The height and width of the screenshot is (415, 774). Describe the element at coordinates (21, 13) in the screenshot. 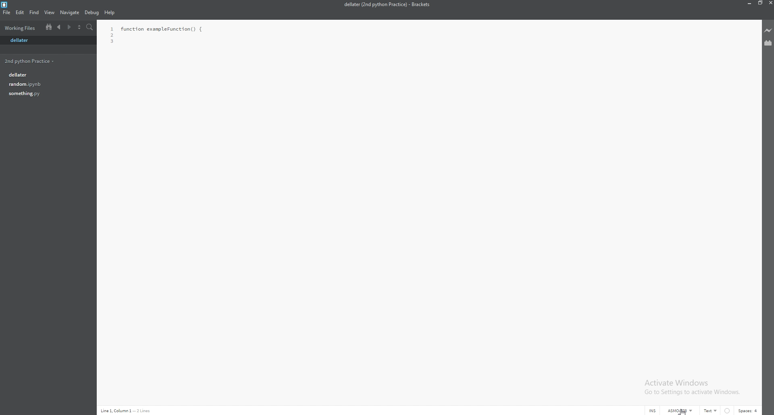

I see `edit` at that location.